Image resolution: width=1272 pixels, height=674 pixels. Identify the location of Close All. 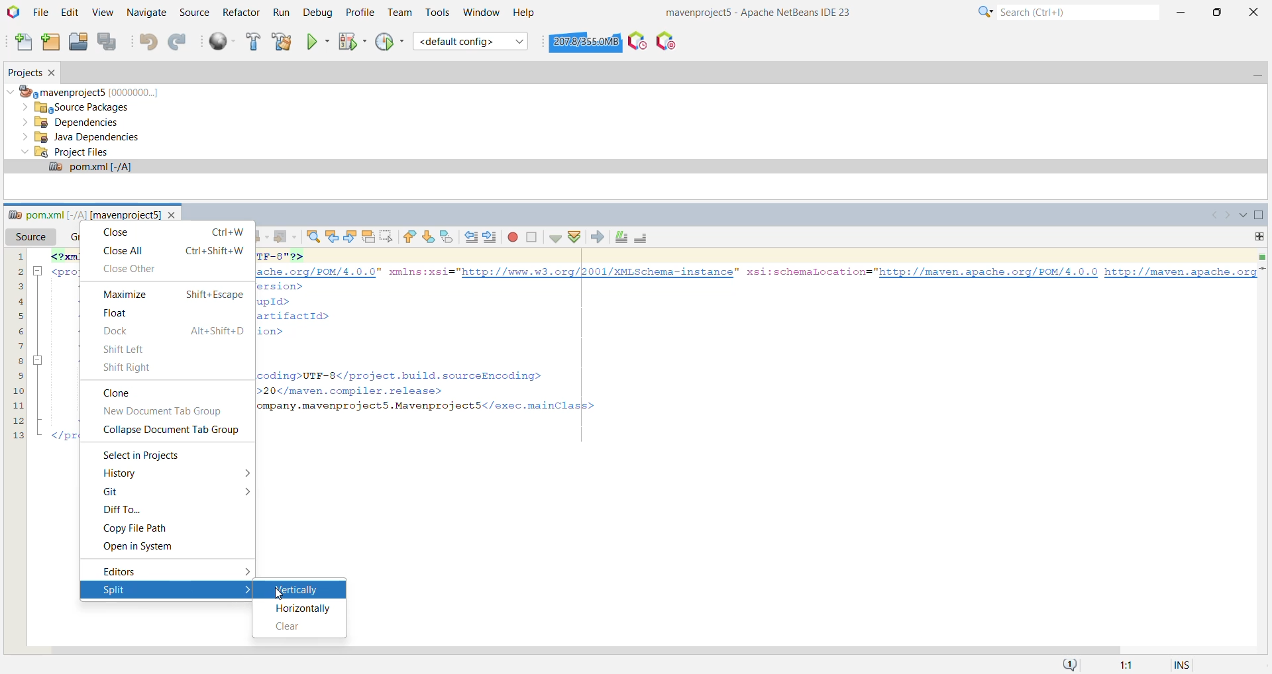
(174, 250).